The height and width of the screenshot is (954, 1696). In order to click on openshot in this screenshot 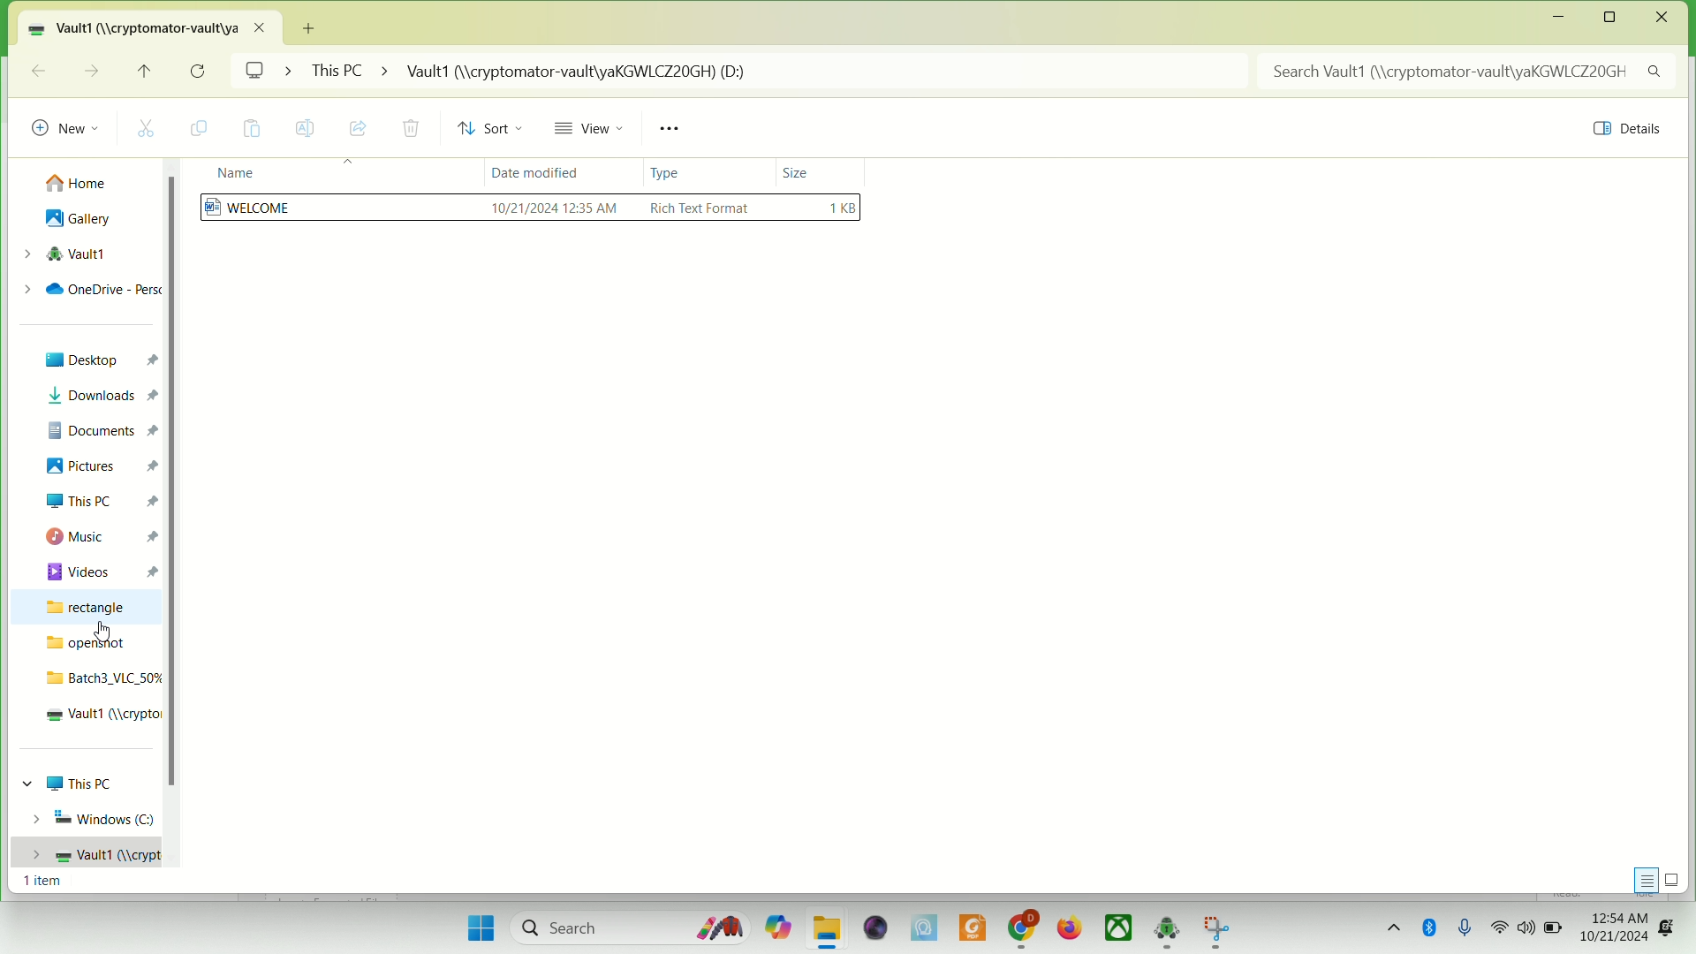, I will do `click(87, 645)`.